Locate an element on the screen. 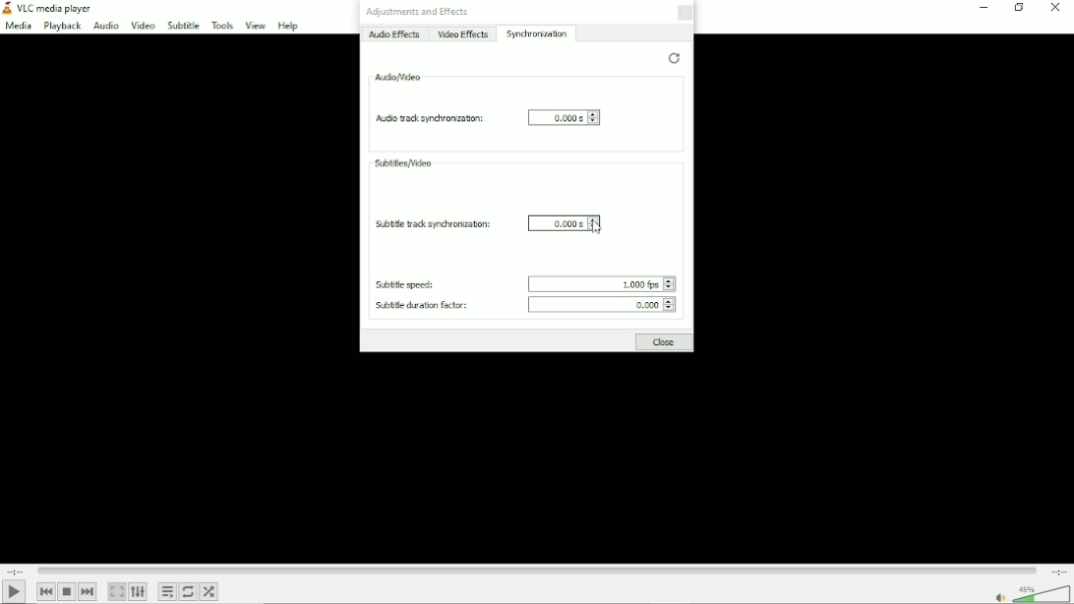 The width and height of the screenshot is (1074, 604). Volume is located at coordinates (1030, 592).